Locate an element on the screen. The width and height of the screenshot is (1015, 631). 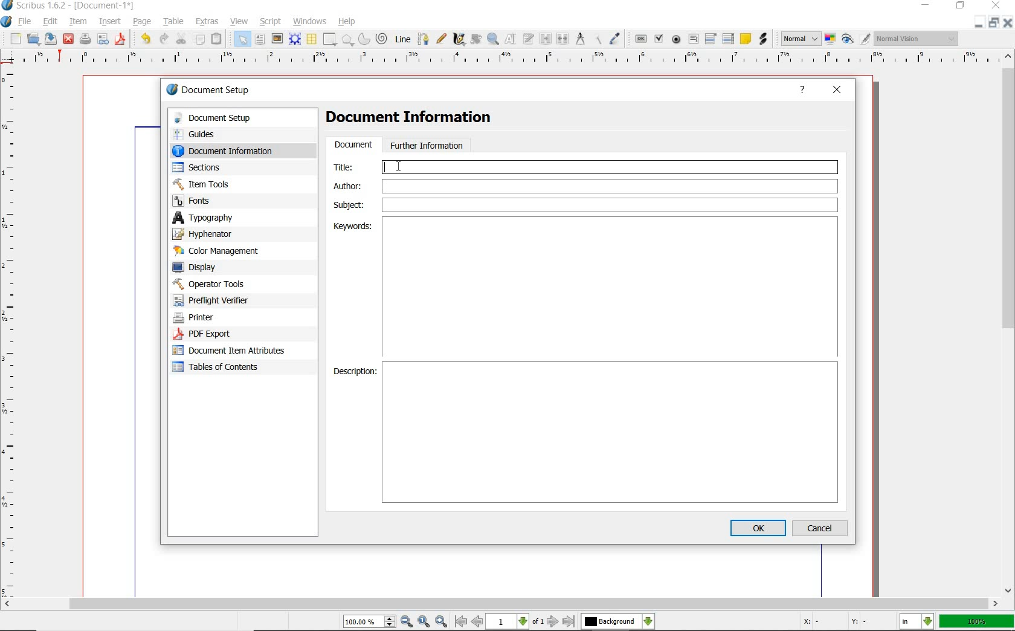
zoom factor is located at coordinates (976, 623).